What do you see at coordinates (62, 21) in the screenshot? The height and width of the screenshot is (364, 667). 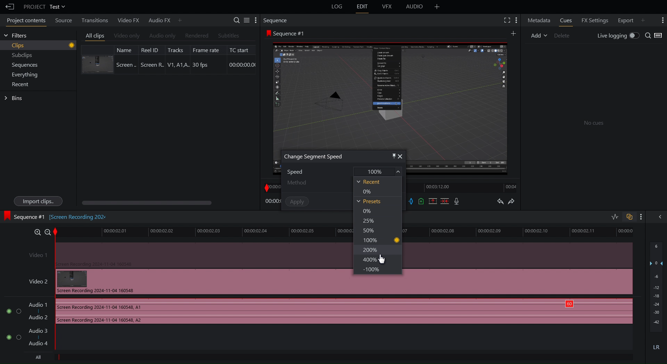 I see `Source` at bounding box center [62, 21].